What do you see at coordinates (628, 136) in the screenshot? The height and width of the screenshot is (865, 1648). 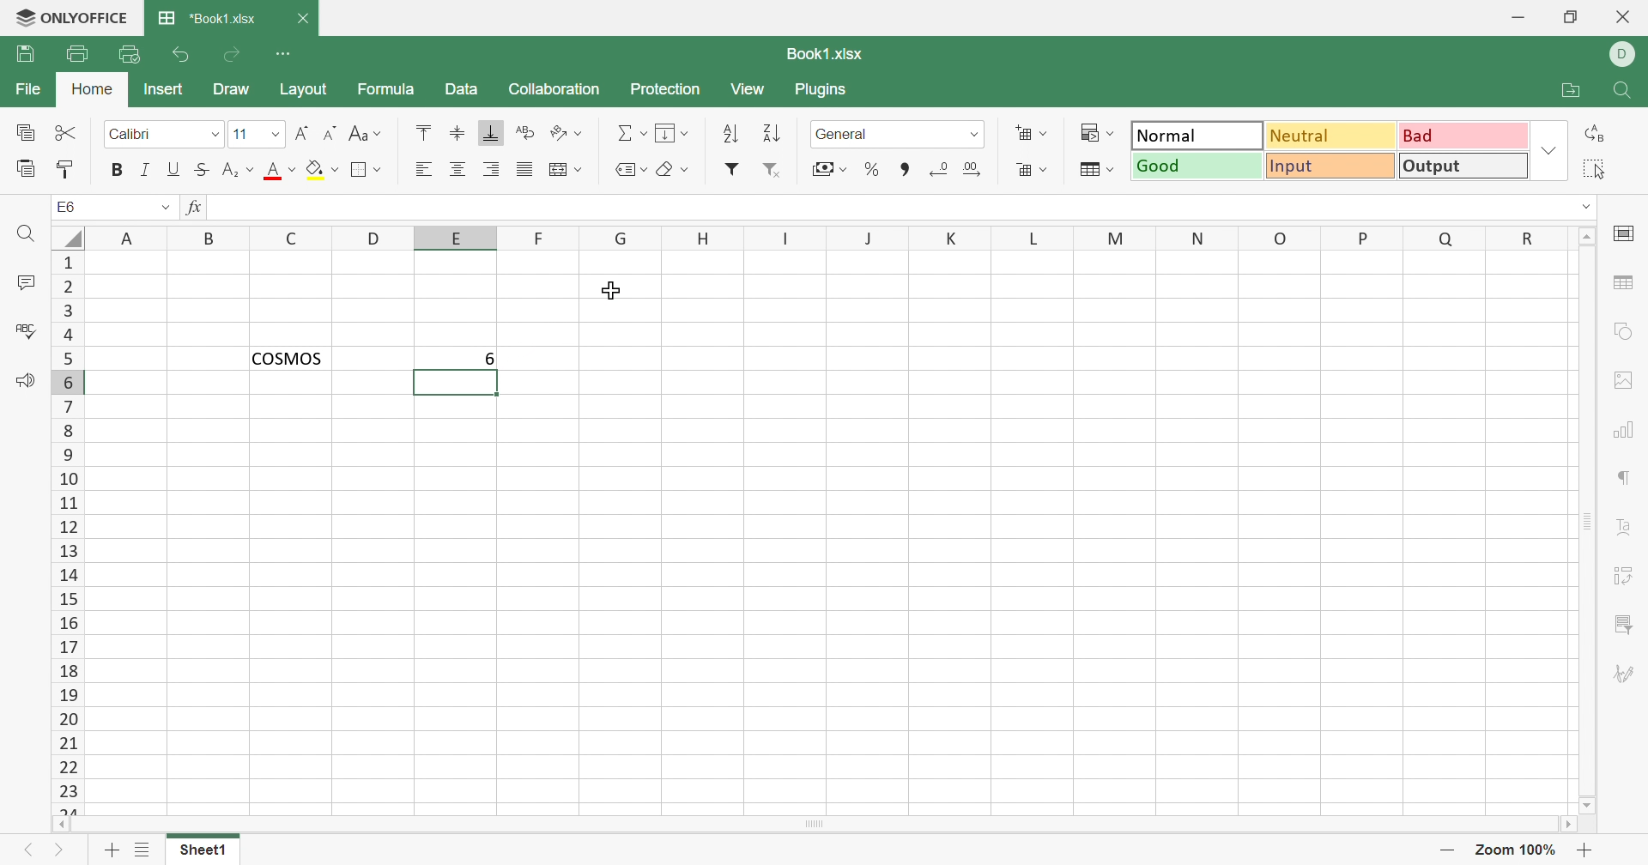 I see `Summation` at bounding box center [628, 136].